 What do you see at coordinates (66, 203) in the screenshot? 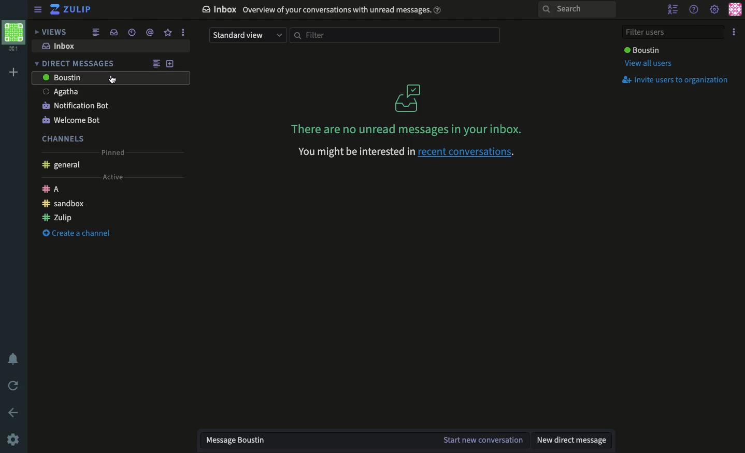
I see `Sandbox` at bounding box center [66, 203].